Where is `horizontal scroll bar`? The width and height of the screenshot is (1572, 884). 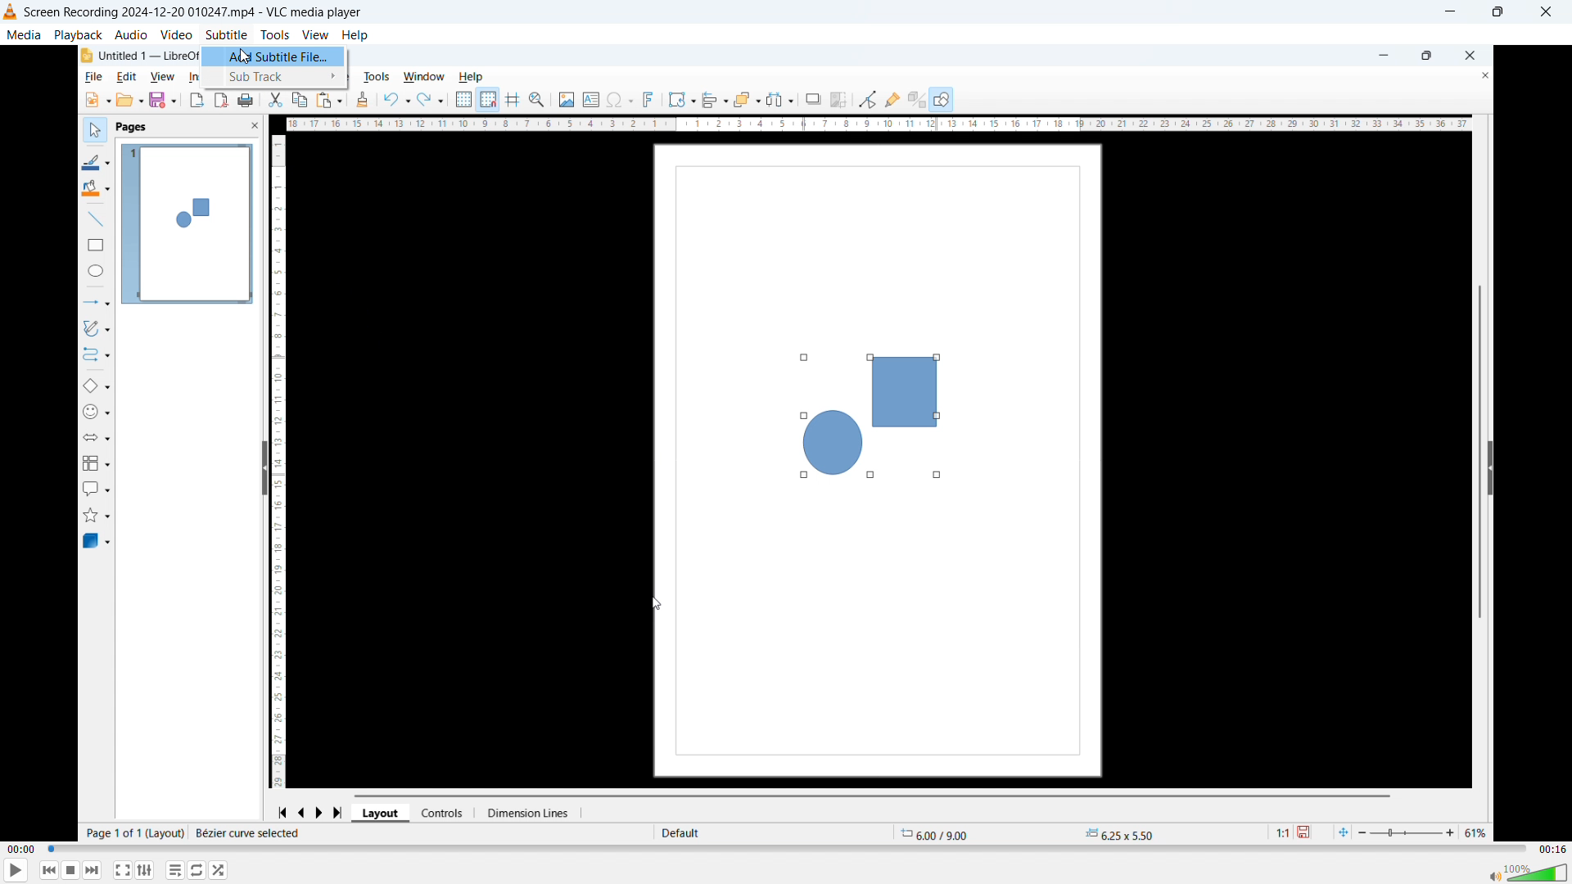 horizontal scroll bar is located at coordinates (877, 794).